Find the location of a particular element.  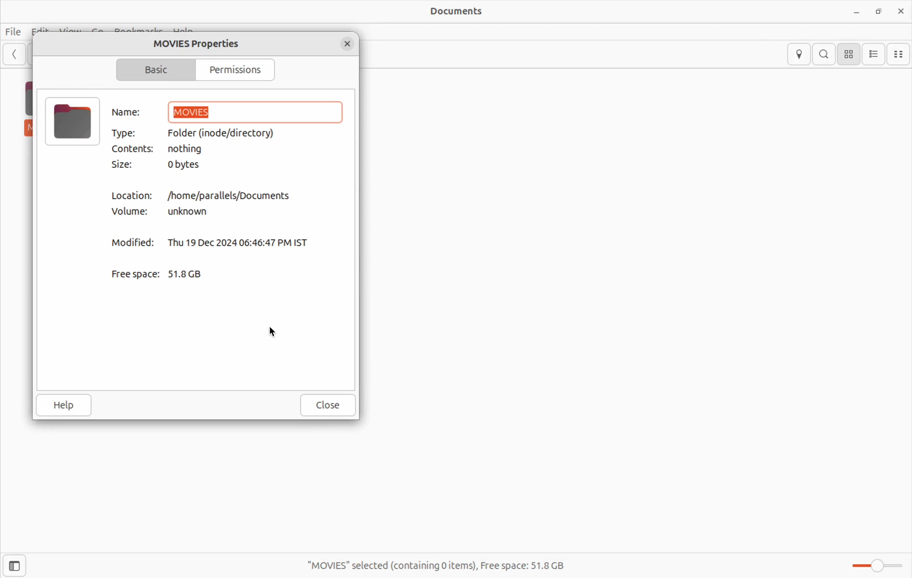

Basic is located at coordinates (156, 70).